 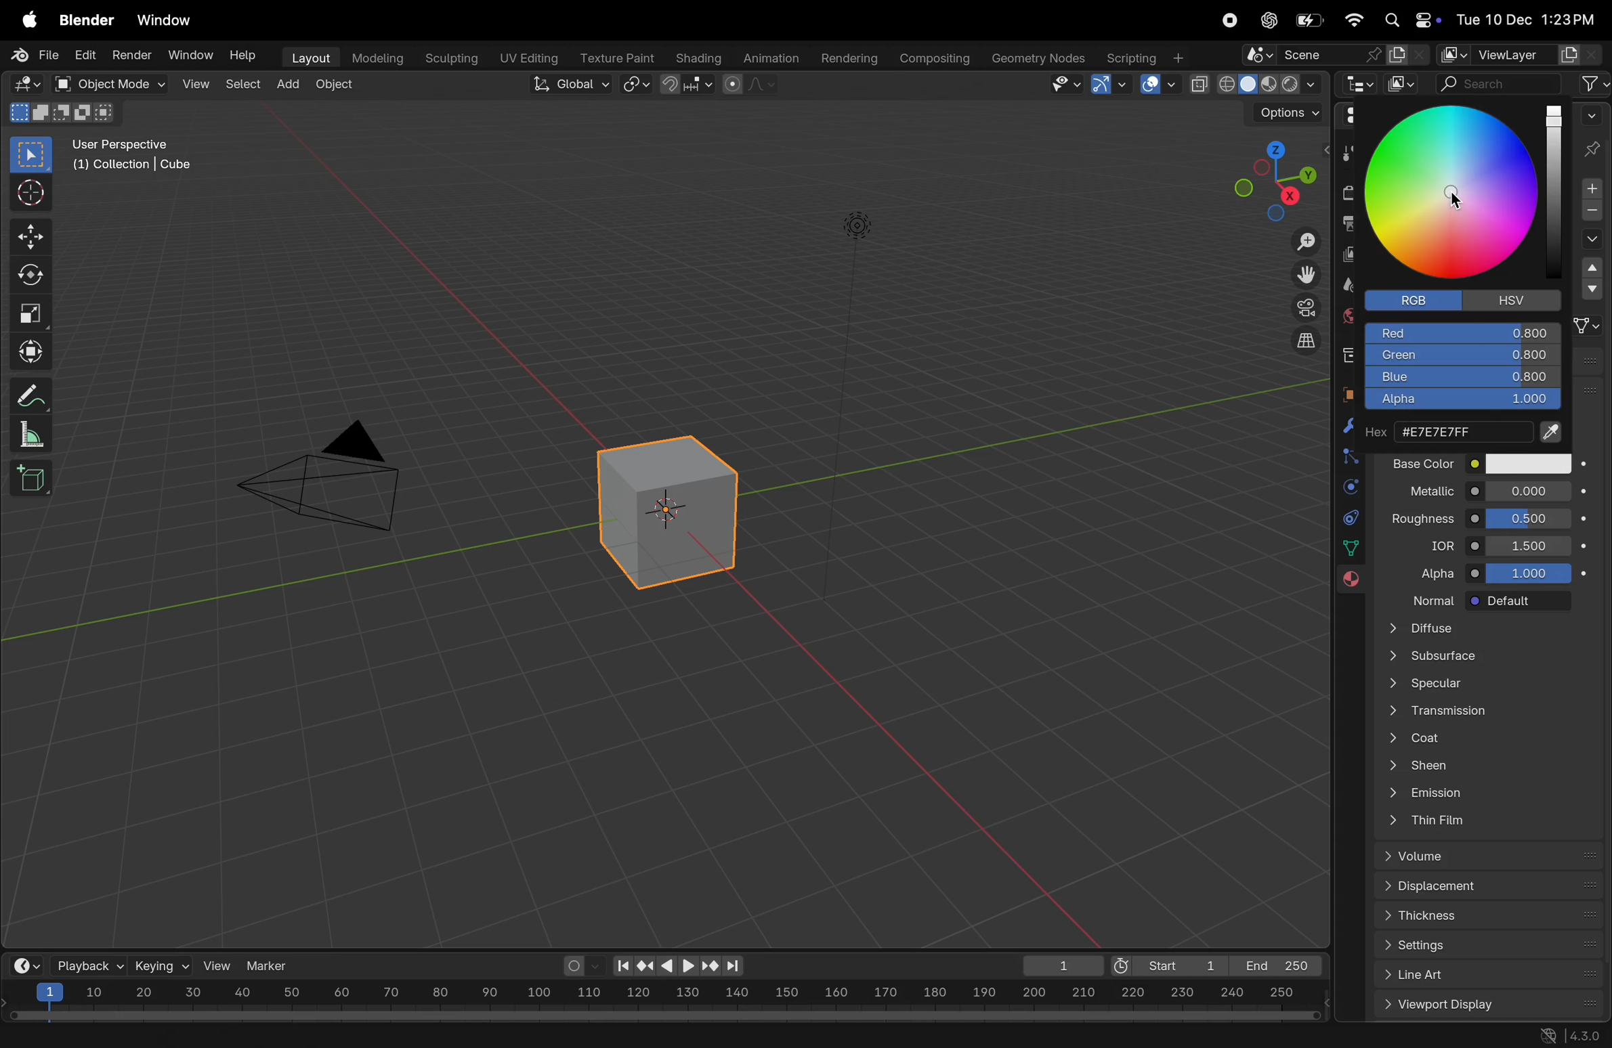 I want to click on marker, so click(x=272, y=964).